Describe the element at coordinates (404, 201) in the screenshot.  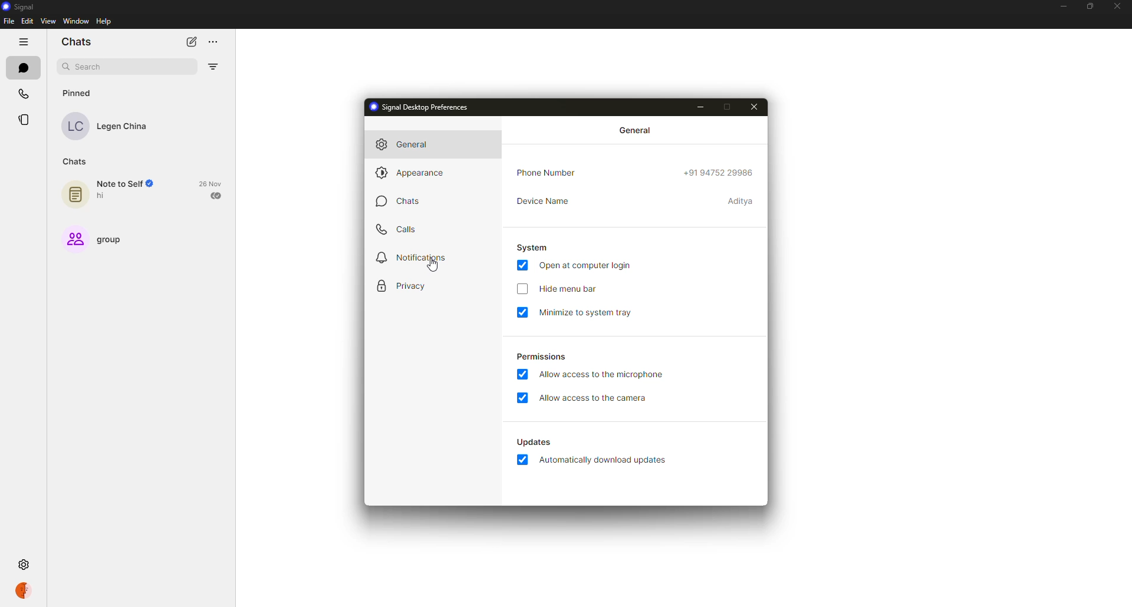
I see `chats` at that location.